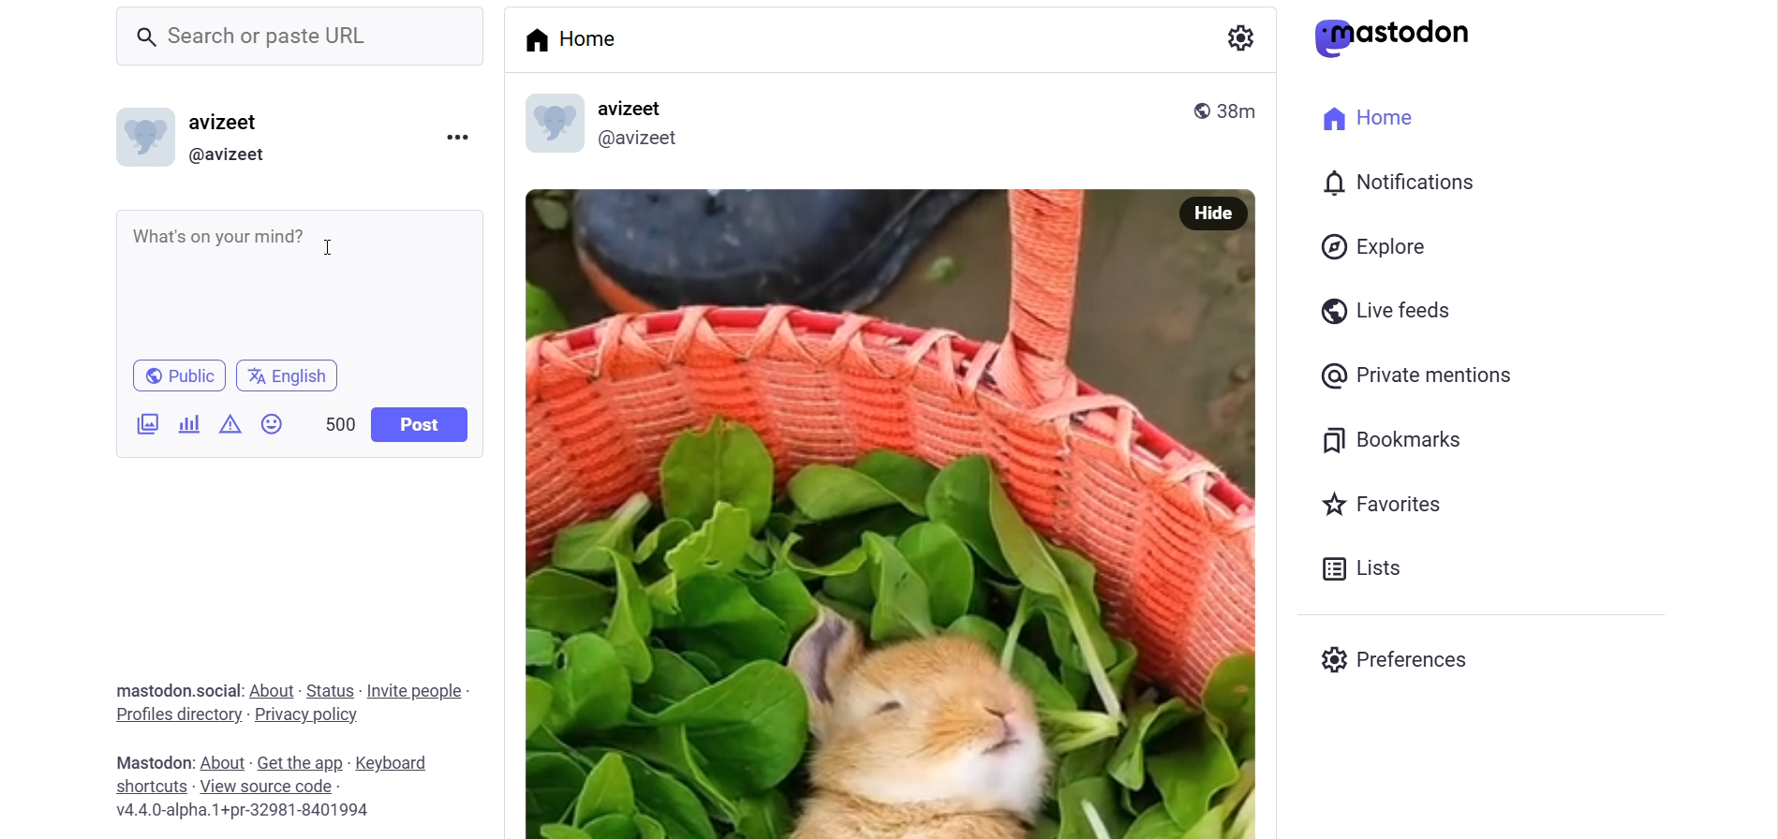  I want to click on Whats on your mind, so click(295, 281).